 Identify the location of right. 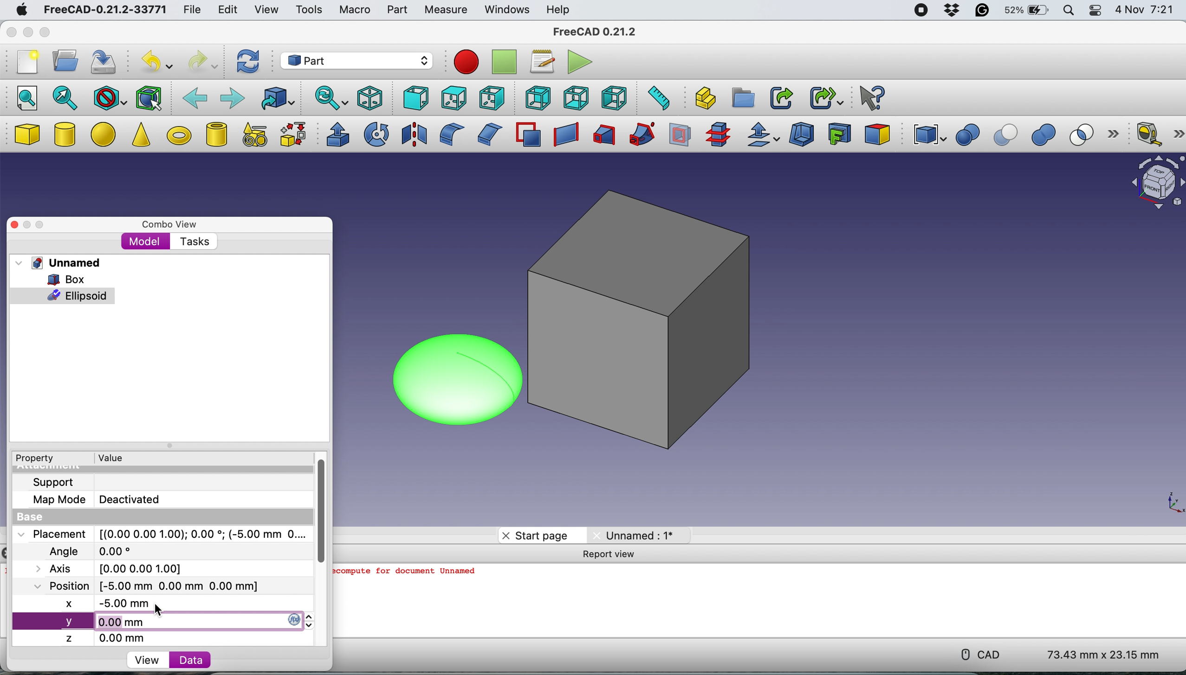
(490, 99).